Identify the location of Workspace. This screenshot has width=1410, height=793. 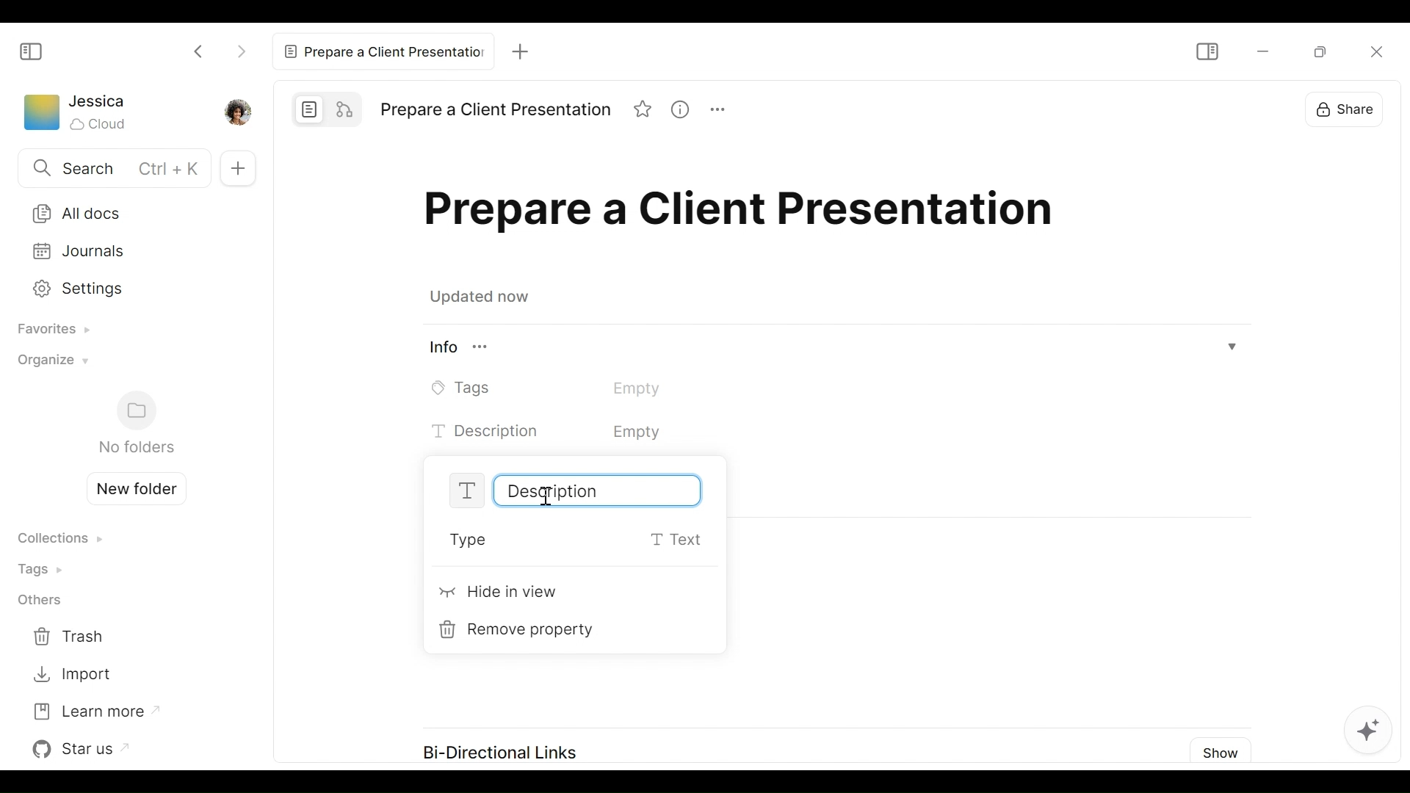
(40, 115).